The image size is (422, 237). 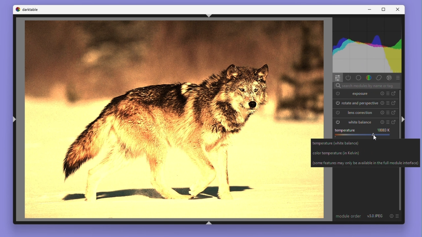 What do you see at coordinates (369, 78) in the screenshot?
I see `Colour` at bounding box center [369, 78].